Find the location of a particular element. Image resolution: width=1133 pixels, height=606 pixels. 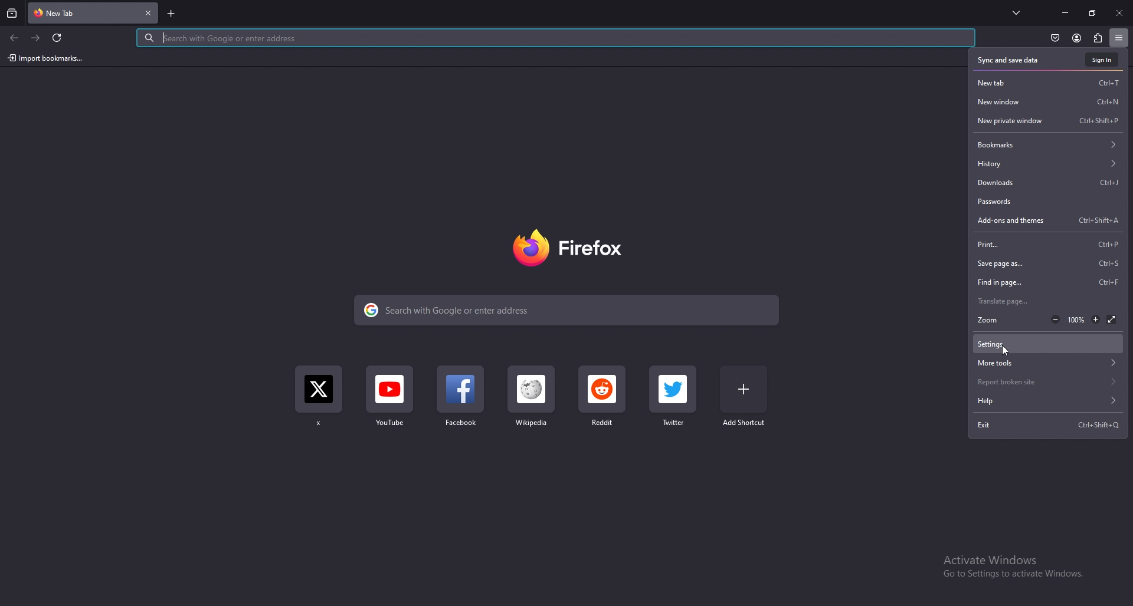

zoom is located at coordinates (1076, 320).